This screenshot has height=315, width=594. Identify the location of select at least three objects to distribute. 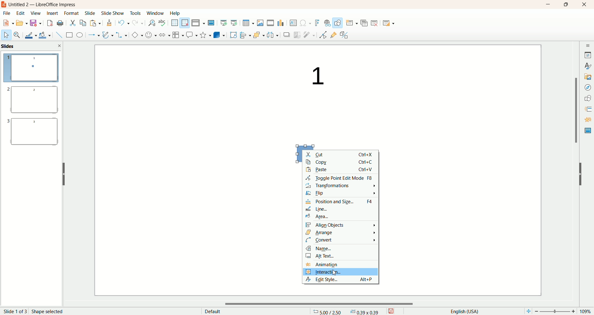
(273, 34).